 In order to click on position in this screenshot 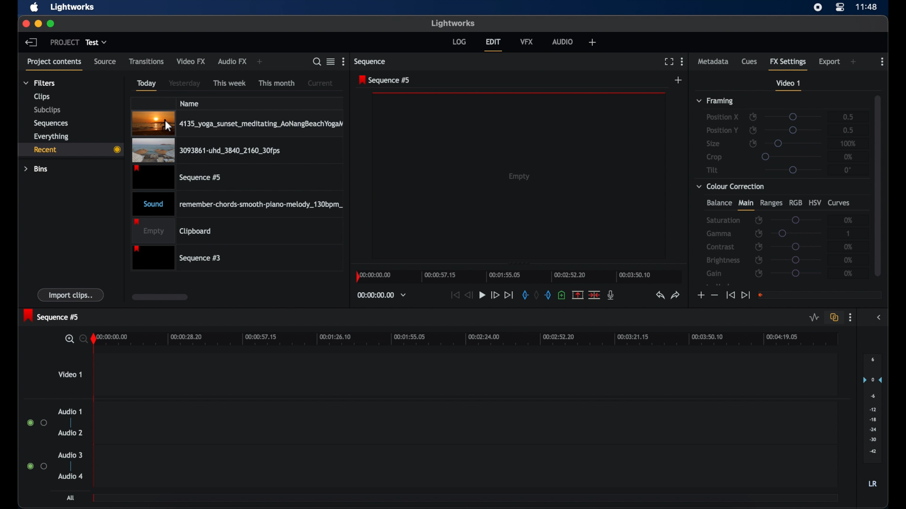, I will do `click(722, 130)`.